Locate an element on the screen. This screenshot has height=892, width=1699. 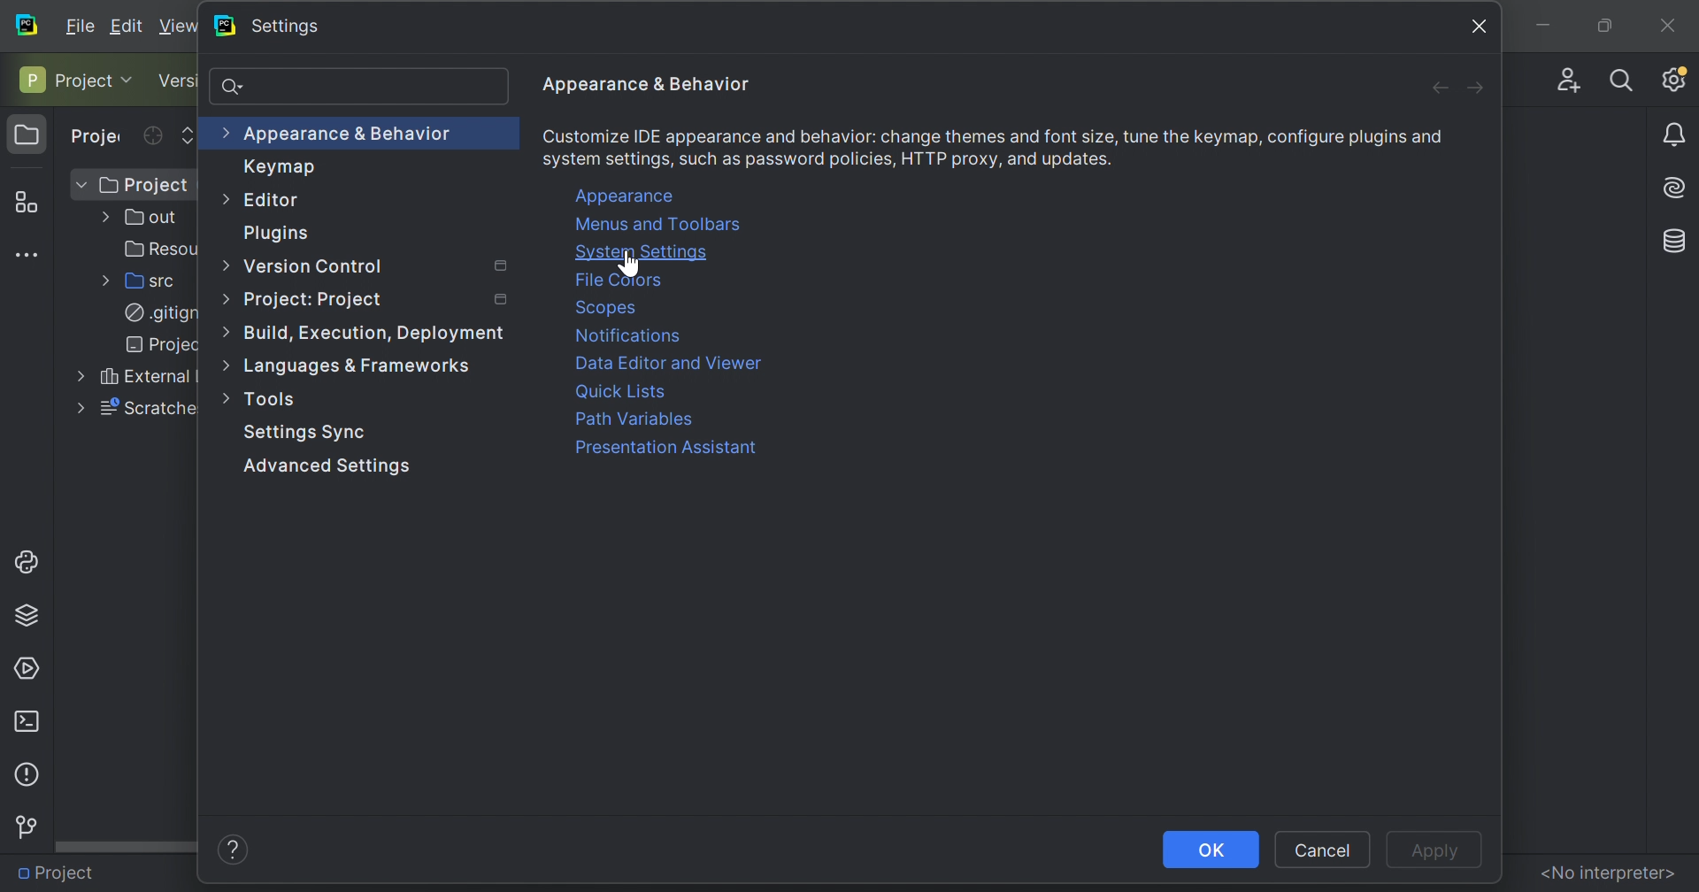
More is located at coordinates (222, 131).